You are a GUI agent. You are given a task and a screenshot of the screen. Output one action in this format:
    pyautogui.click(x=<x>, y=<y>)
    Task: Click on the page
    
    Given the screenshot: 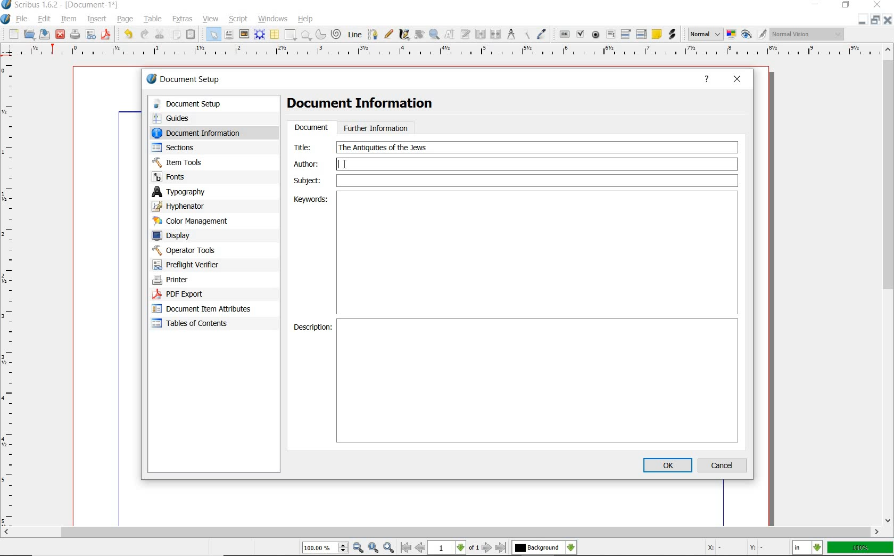 What is the action you would take?
    pyautogui.click(x=127, y=19)
    